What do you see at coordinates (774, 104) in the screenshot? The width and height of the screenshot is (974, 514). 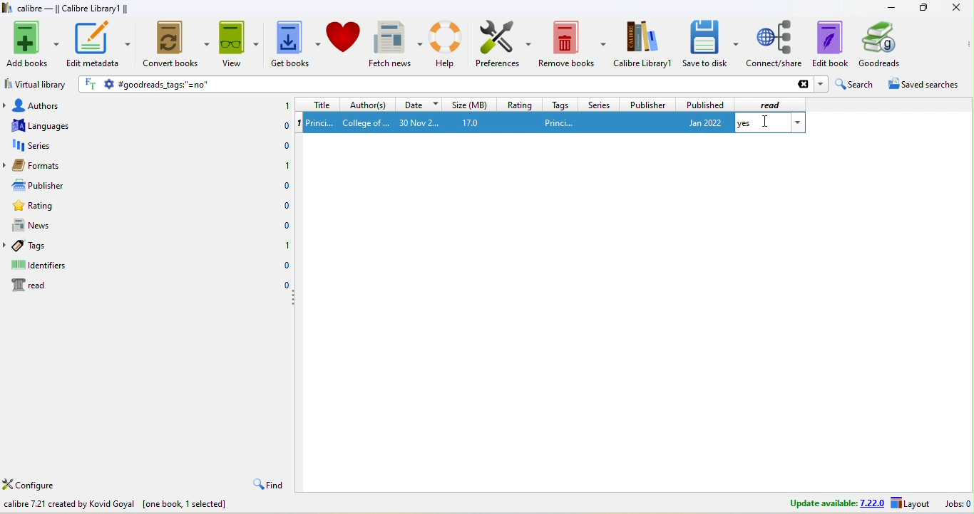 I see `read` at bounding box center [774, 104].